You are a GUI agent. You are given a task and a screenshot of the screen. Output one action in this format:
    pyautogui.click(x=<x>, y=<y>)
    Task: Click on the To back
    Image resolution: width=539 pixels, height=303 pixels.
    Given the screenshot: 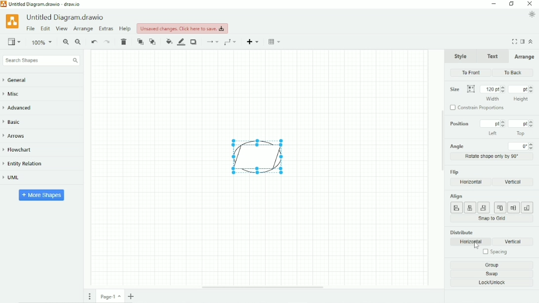 What is the action you would take?
    pyautogui.click(x=153, y=41)
    